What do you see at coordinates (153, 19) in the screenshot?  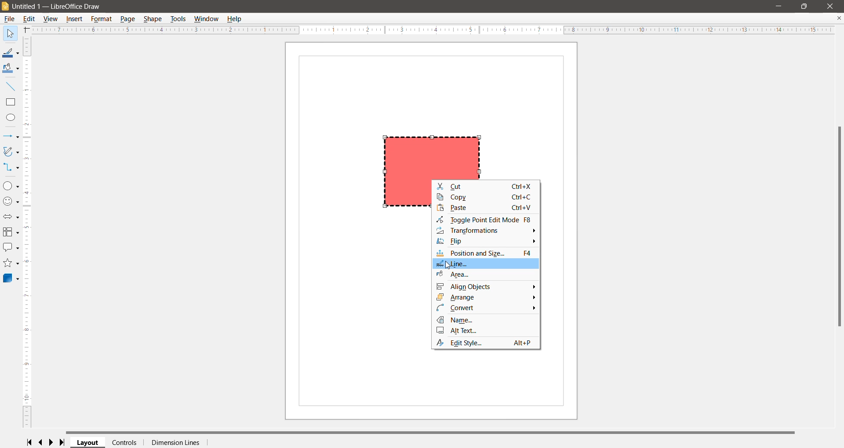 I see `Shape` at bounding box center [153, 19].